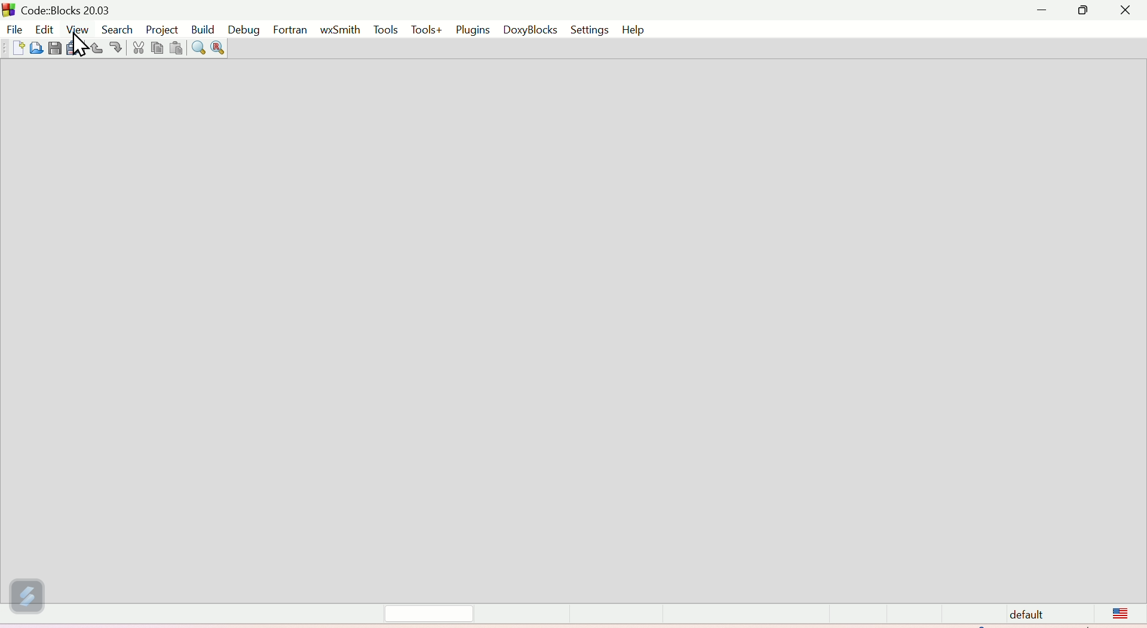 Image resolution: width=1147 pixels, height=628 pixels. Describe the element at coordinates (384, 29) in the screenshot. I see `Tools` at that location.